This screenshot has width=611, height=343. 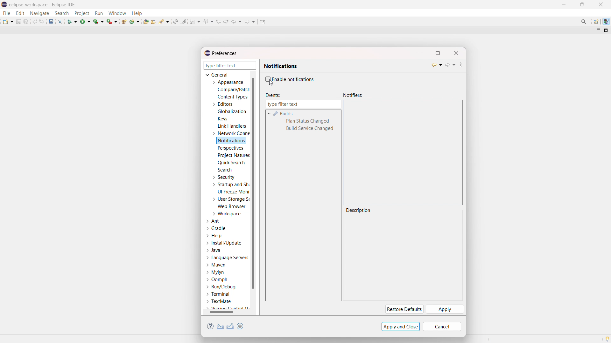 I want to click on build service changed, so click(x=310, y=129).